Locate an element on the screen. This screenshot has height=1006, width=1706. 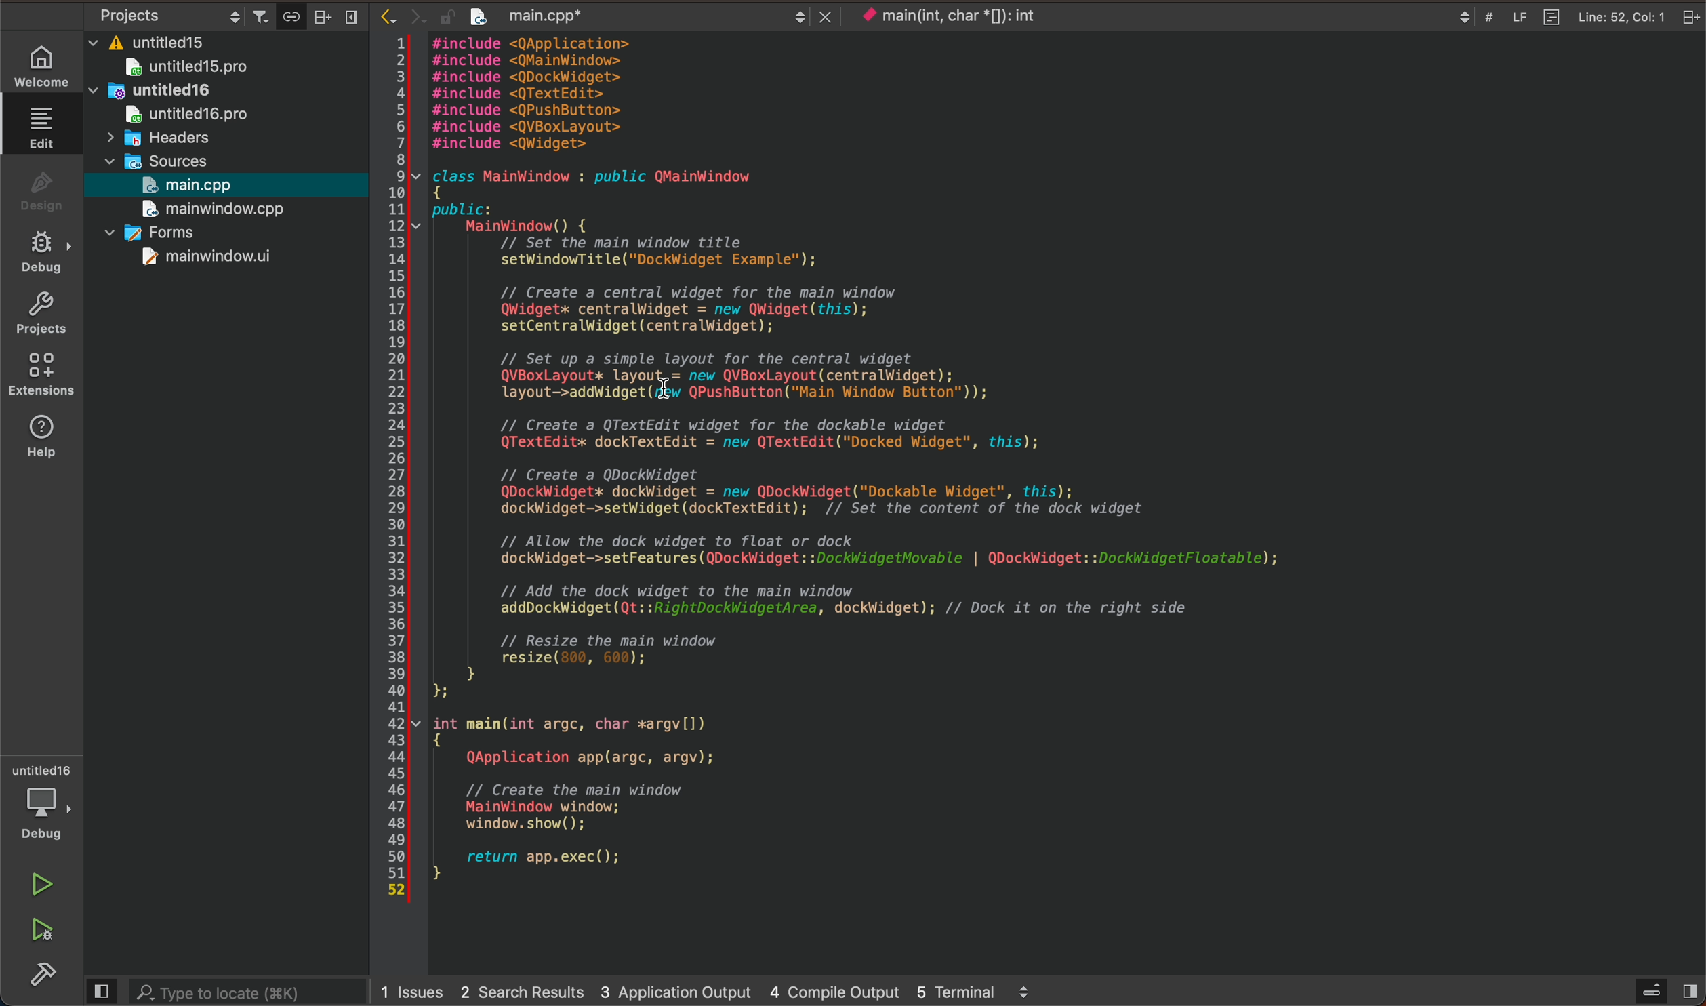
logs is located at coordinates (710, 992).